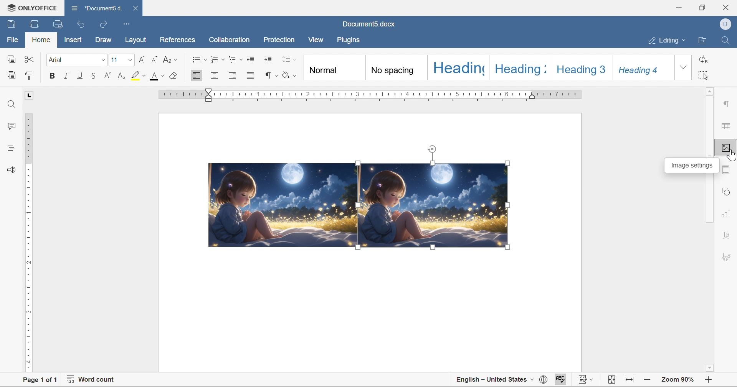 The image size is (737, 387). What do you see at coordinates (218, 59) in the screenshot?
I see `numbering` at bounding box center [218, 59].